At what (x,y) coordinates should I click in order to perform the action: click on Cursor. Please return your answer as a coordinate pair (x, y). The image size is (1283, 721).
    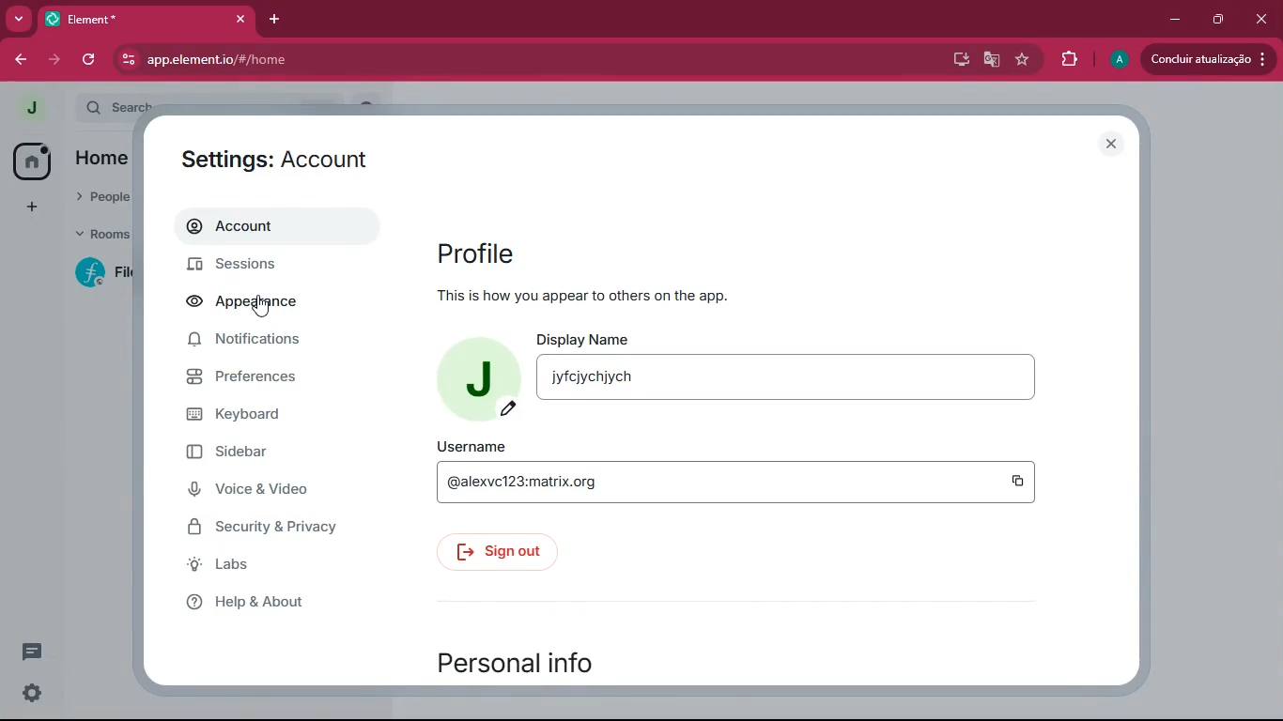
    Looking at the image, I should click on (260, 306).